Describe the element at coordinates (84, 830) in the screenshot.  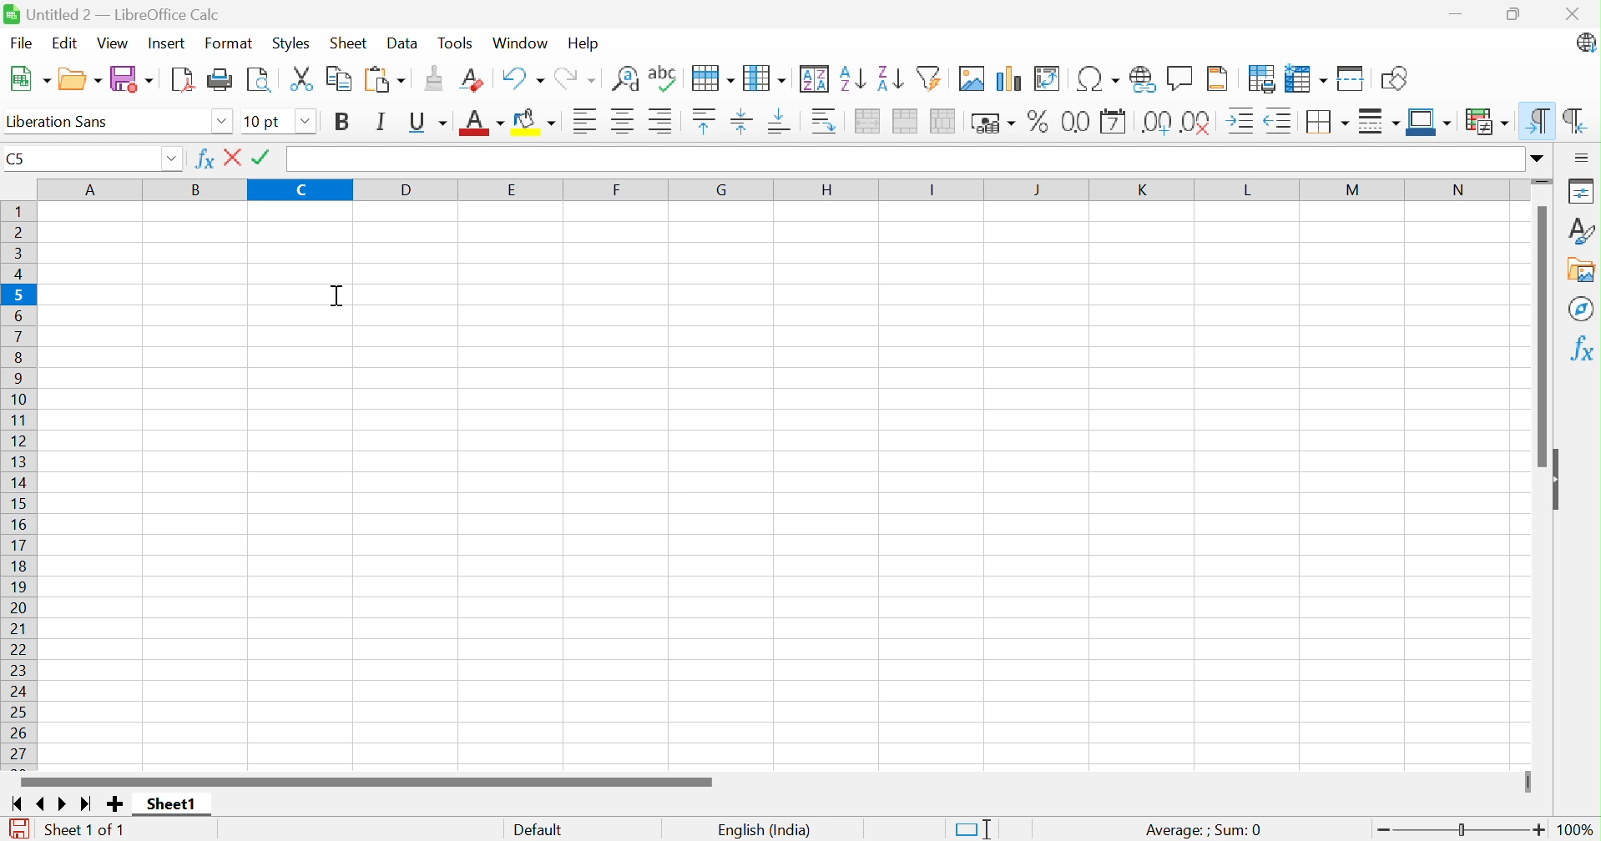
I see `Sheet 1 of 1` at that location.